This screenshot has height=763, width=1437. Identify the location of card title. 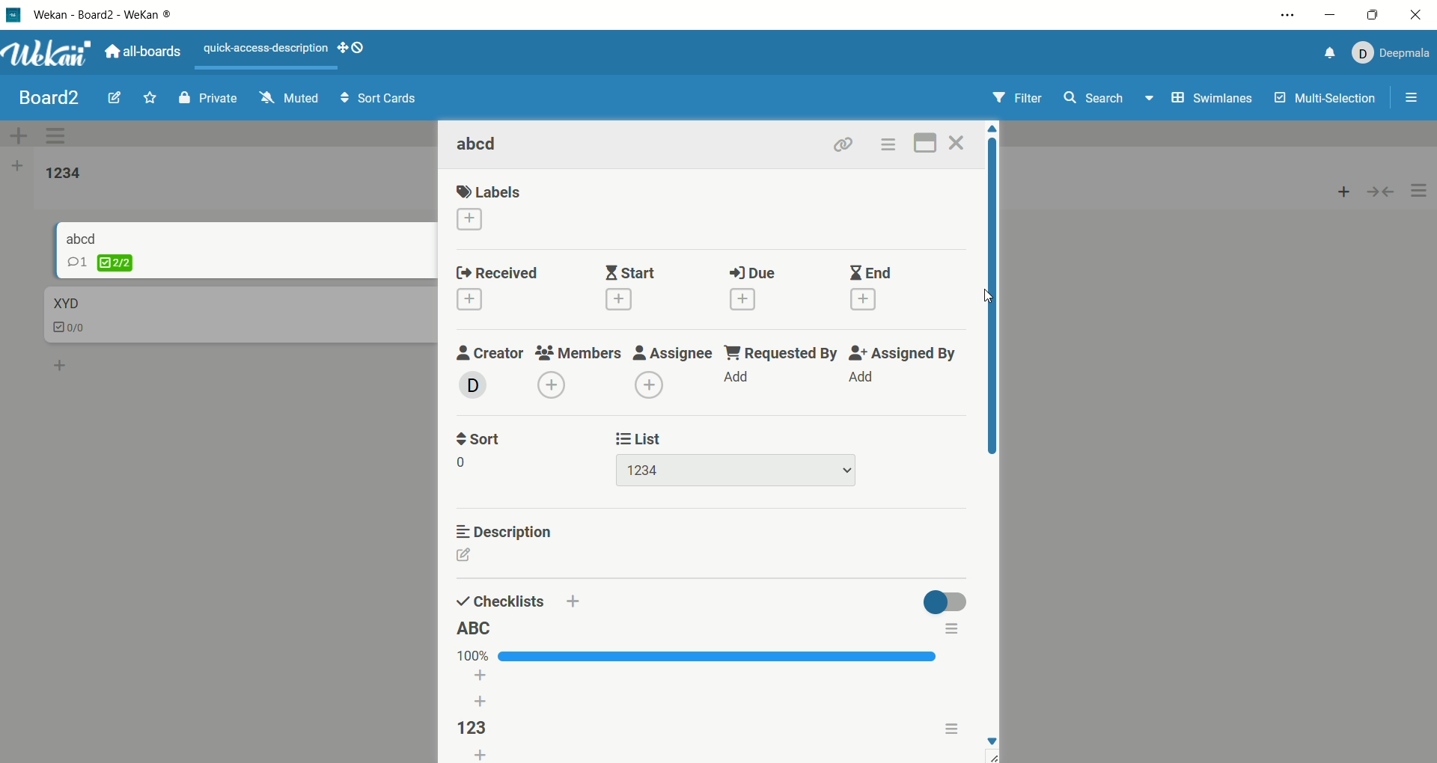
(64, 304).